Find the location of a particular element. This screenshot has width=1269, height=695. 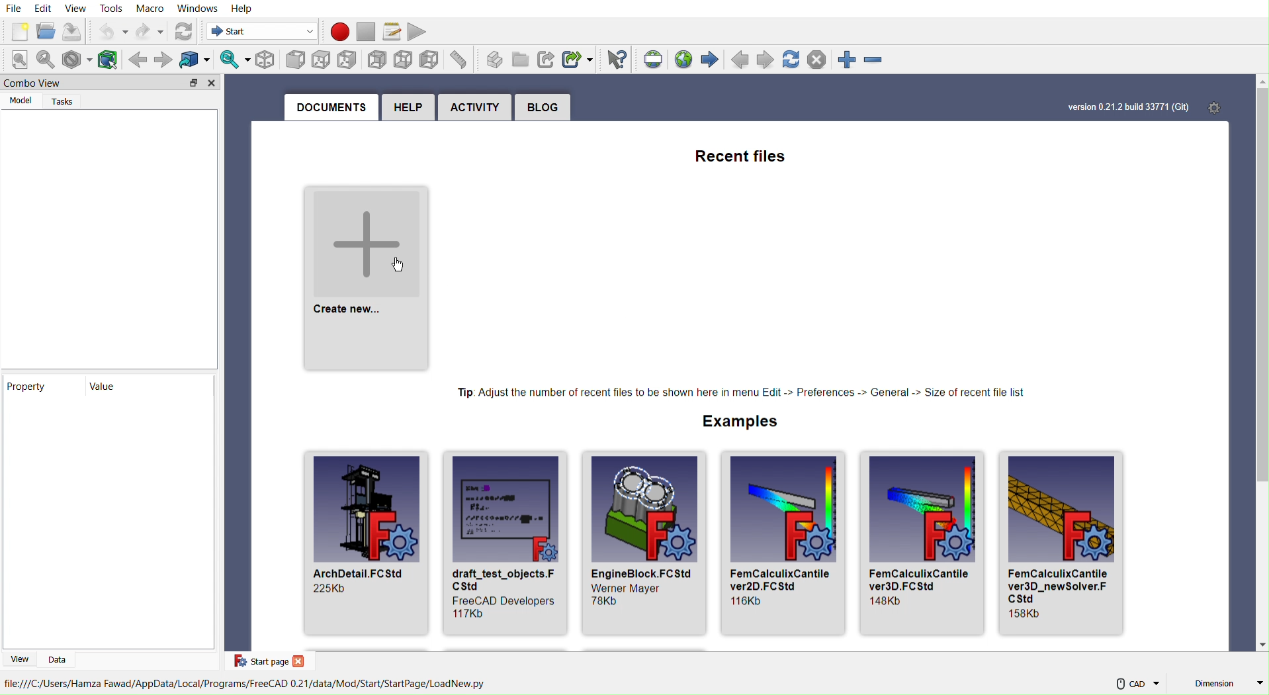

archdetail.FC Std 225kb is located at coordinates (362, 542).